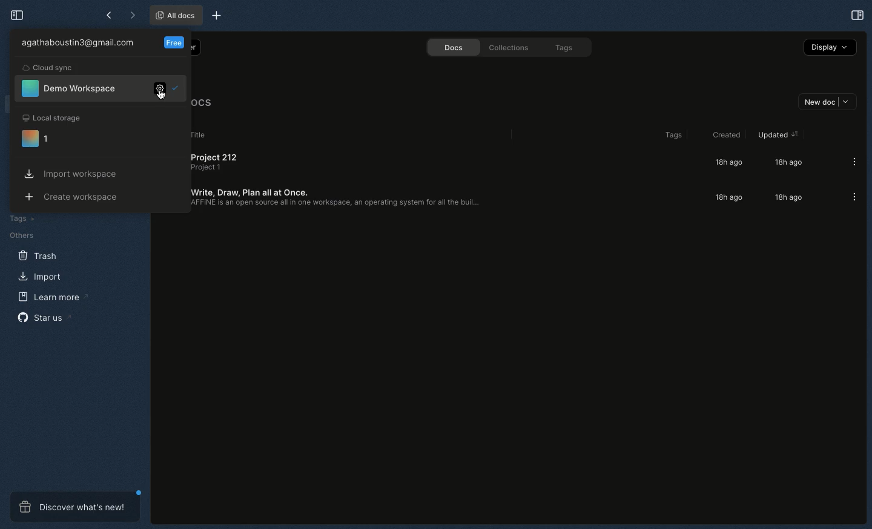 This screenshot has width=872, height=529. I want to click on Collapse sidebar, so click(16, 16).